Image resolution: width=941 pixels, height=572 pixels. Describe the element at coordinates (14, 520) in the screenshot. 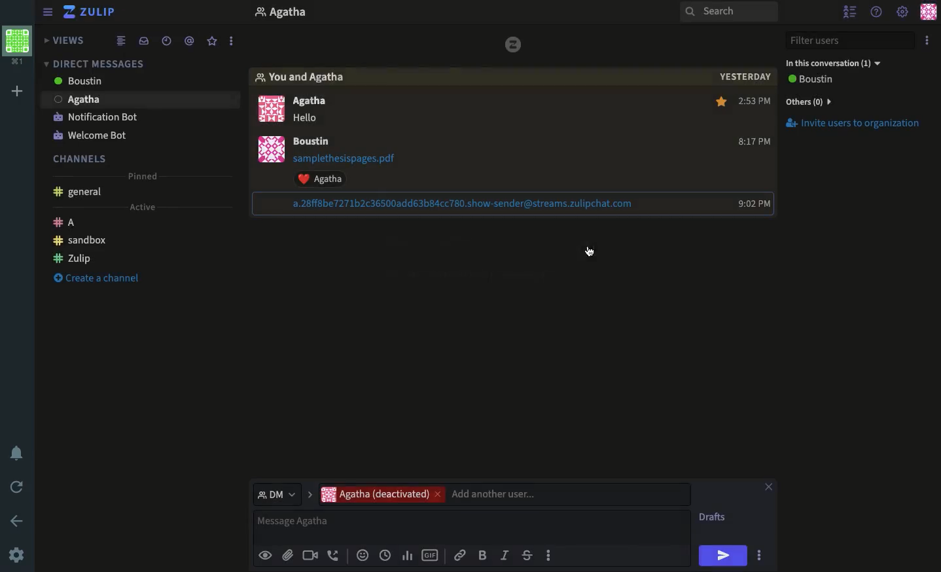

I see `Back` at that location.